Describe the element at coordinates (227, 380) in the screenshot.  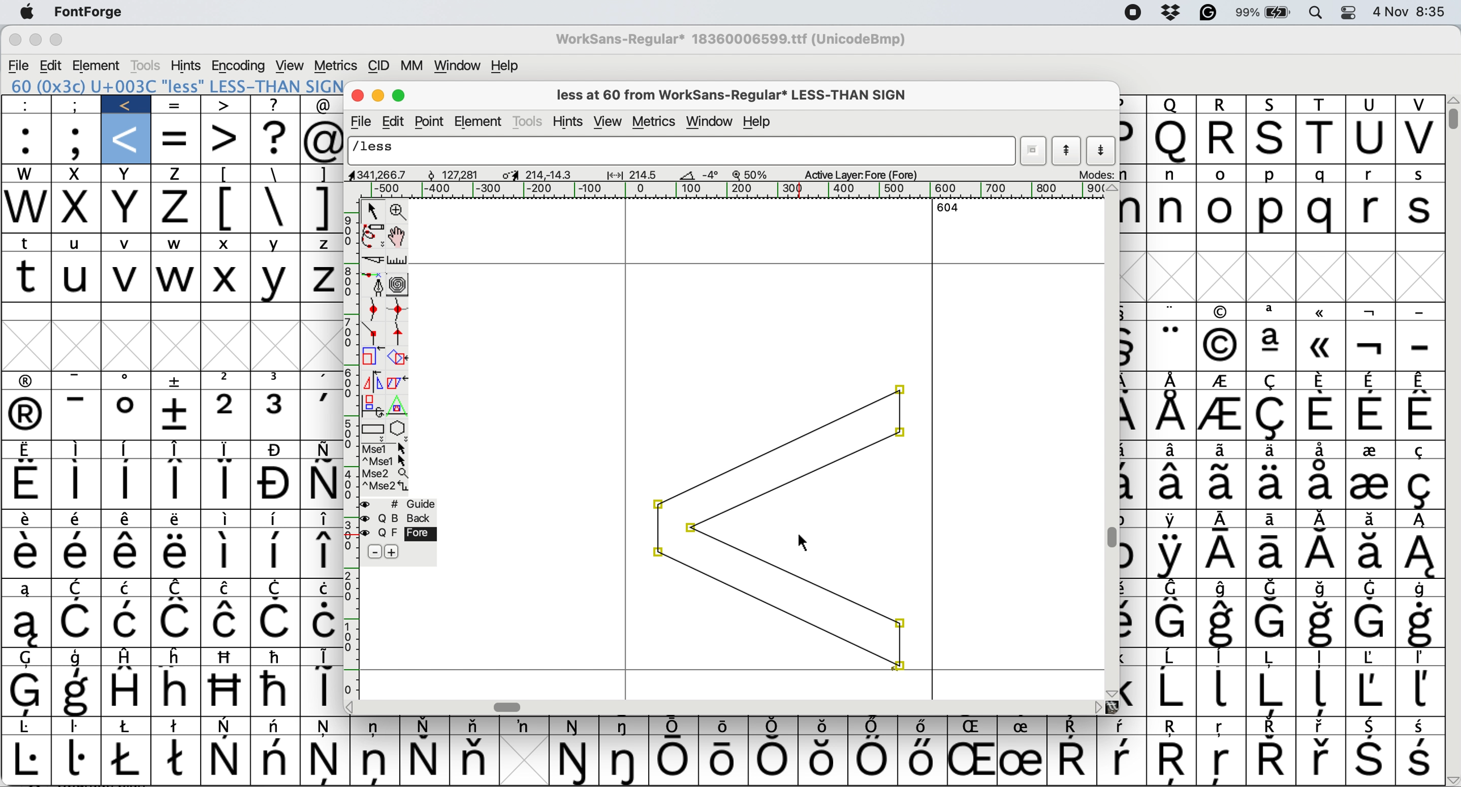
I see `2` at that location.